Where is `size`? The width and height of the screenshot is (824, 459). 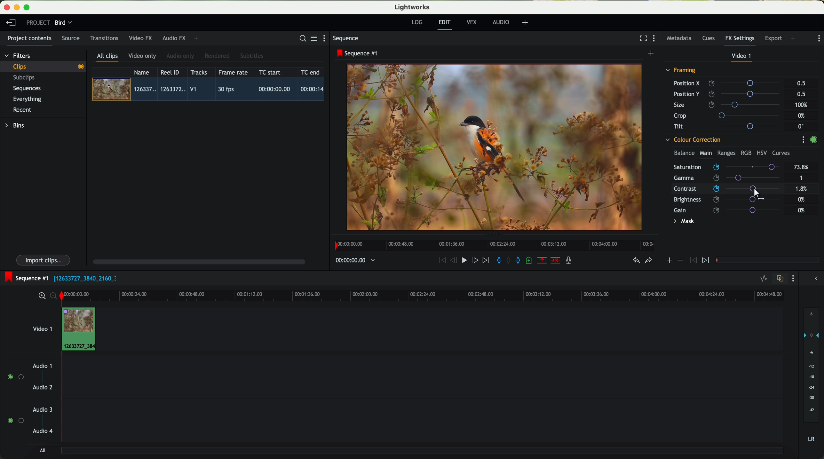 size is located at coordinates (728, 105).